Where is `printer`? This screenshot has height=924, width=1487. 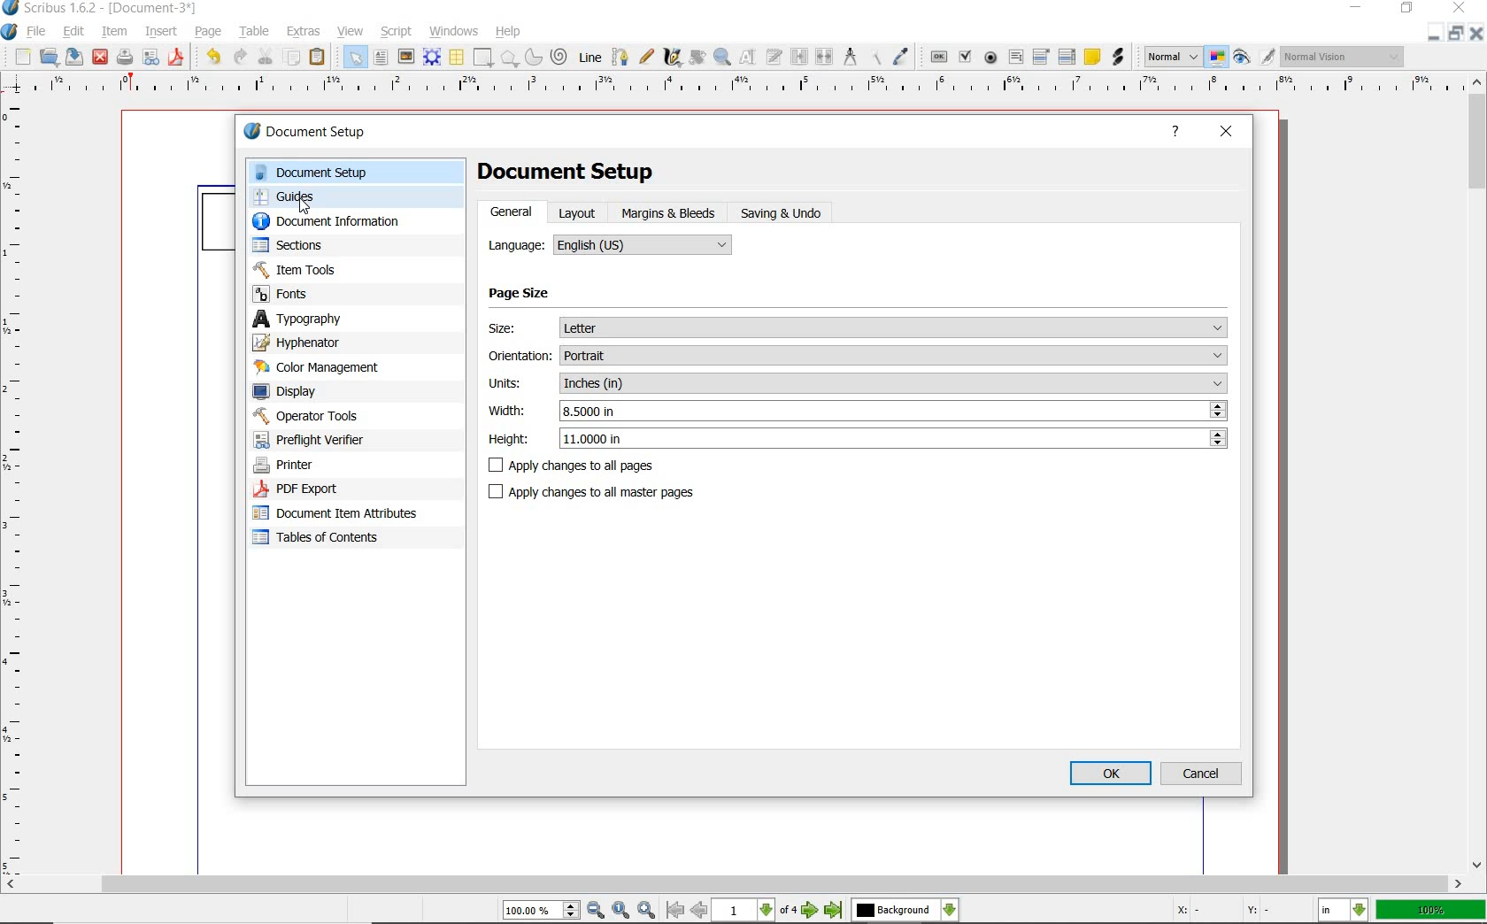
printer is located at coordinates (338, 466).